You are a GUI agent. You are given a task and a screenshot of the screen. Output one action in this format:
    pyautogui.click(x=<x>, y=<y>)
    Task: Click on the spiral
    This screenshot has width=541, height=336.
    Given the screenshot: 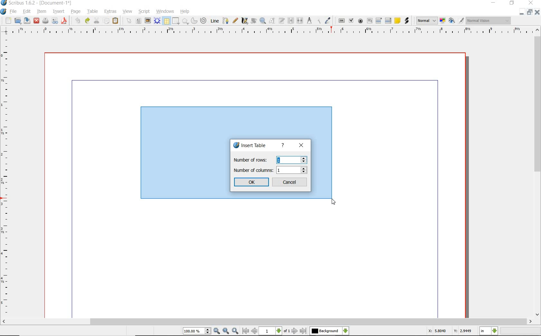 What is the action you would take?
    pyautogui.click(x=204, y=21)
    